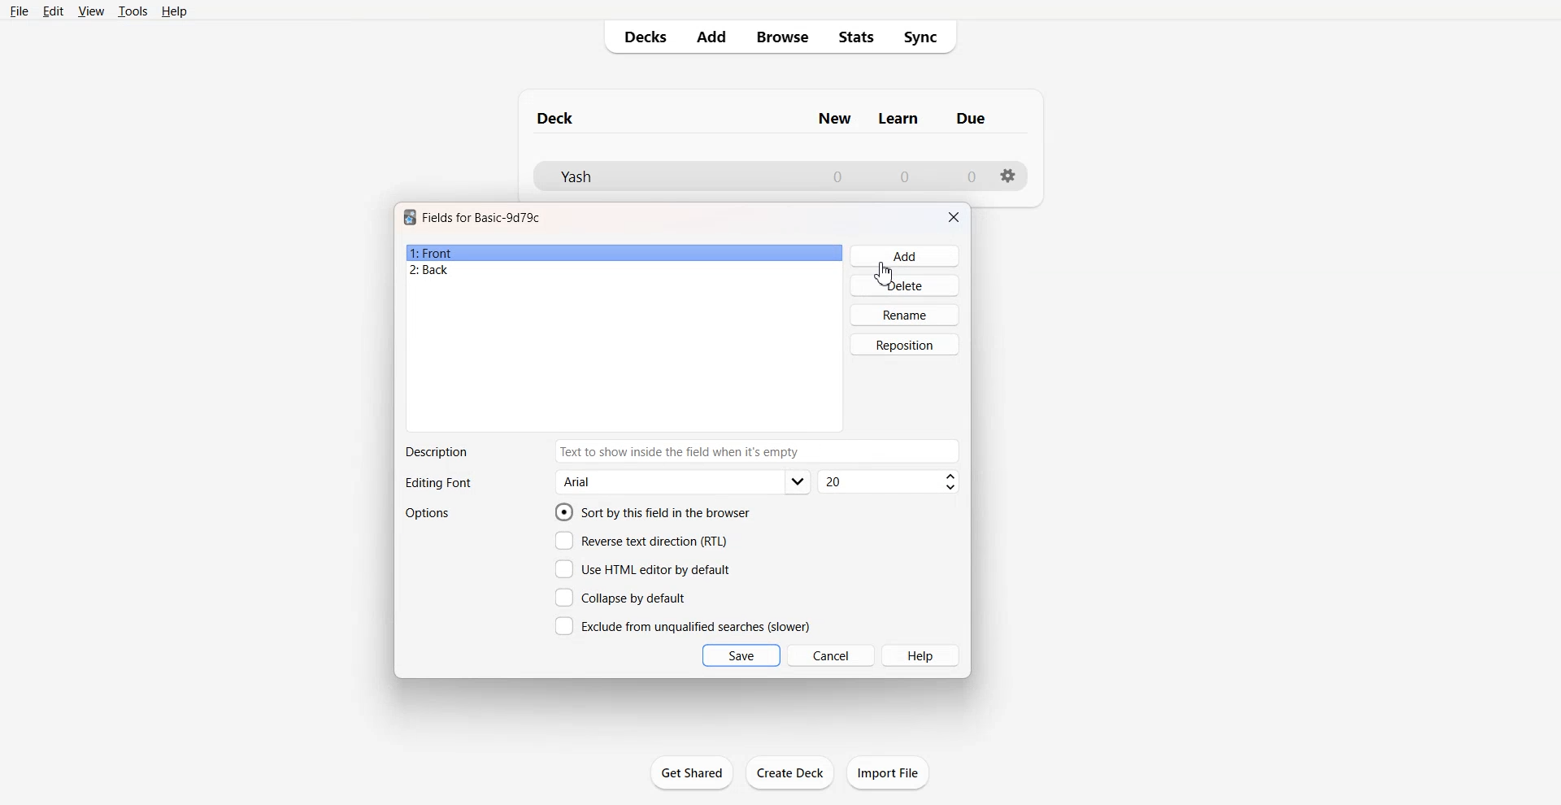 Image resolution: width=1561 pixels, height=805 pixels. I want to click on Add, so click(710, 37).